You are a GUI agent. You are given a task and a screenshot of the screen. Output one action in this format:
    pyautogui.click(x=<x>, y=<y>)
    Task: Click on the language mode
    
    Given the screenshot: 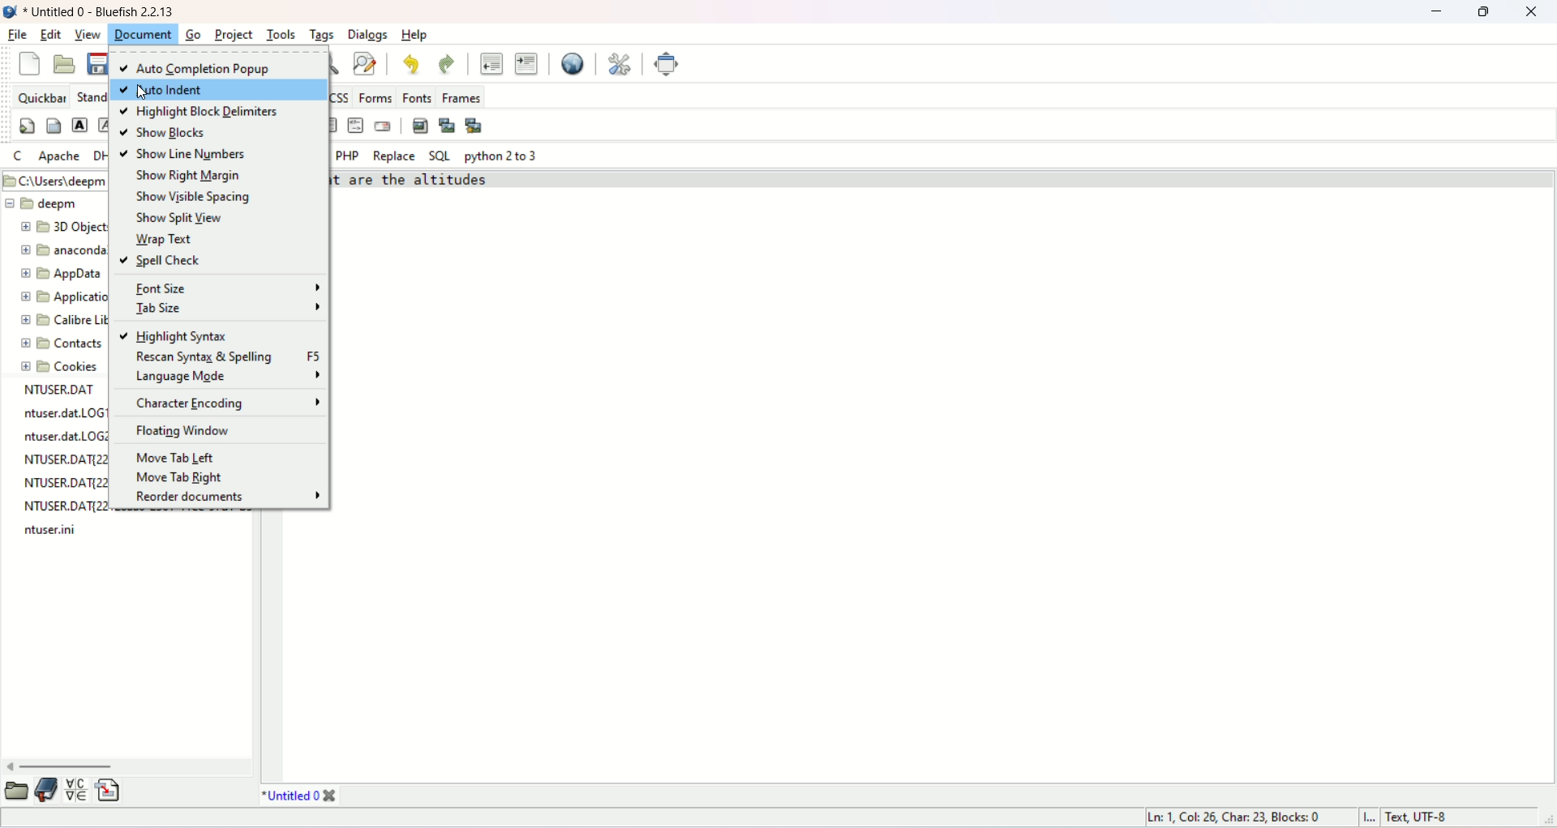 What is the action you would take?
    pyautogui.click(x=227, y=374)
    